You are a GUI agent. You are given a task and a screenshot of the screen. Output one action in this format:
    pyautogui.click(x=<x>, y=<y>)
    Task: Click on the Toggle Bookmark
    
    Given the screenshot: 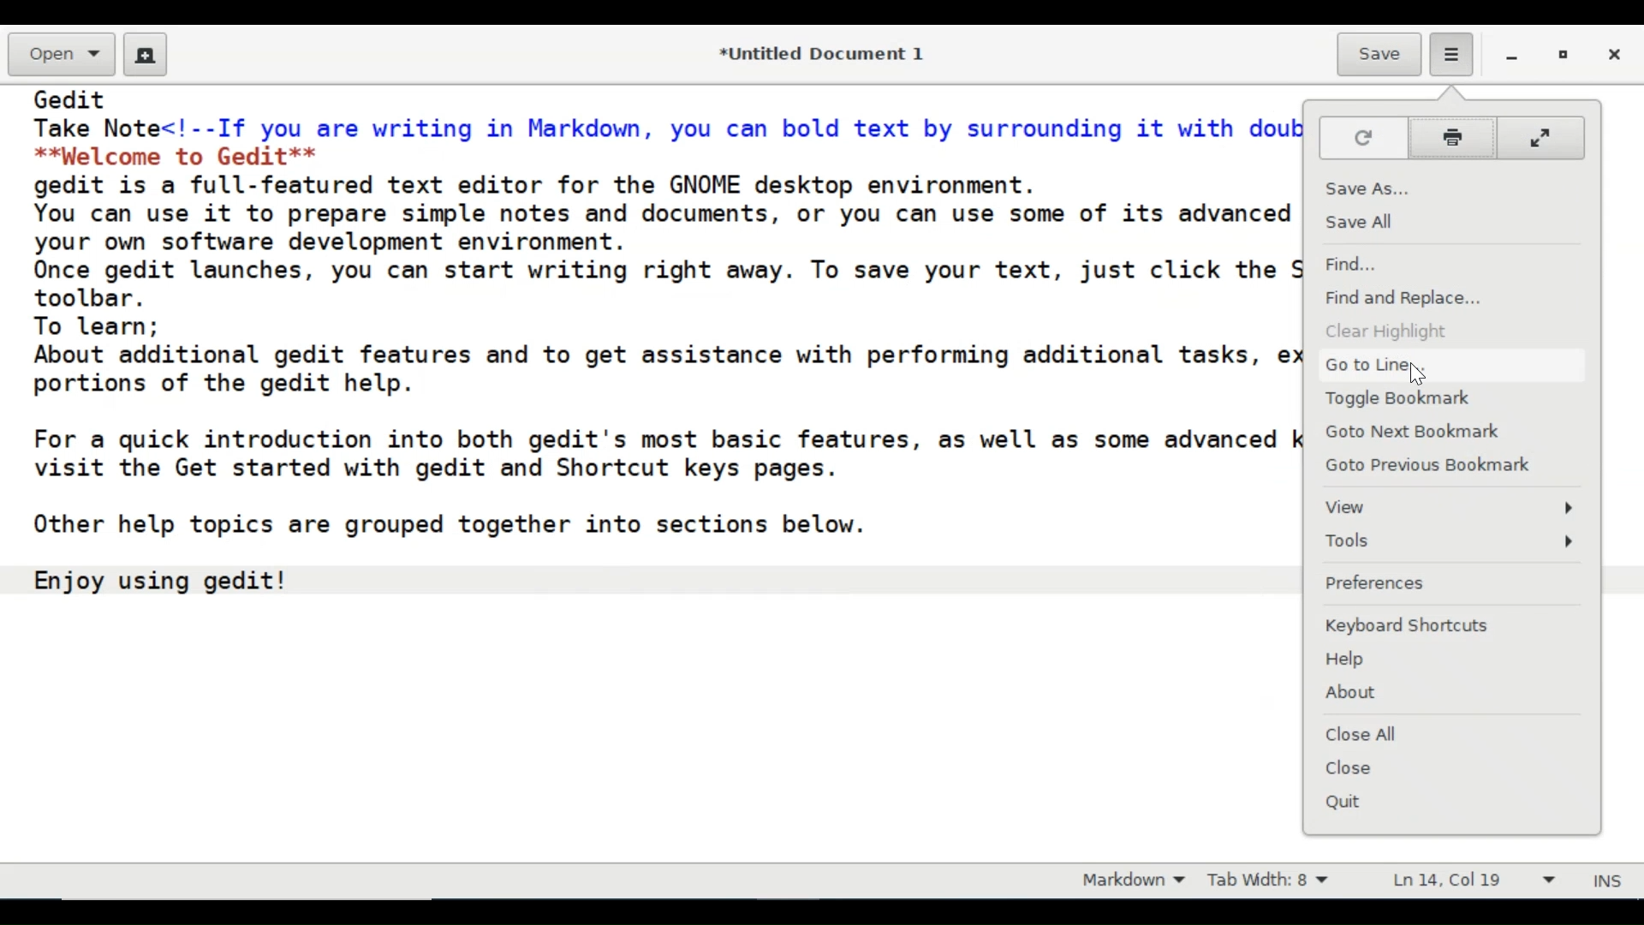 What is the action you would take?
    pyautogui.click(x=1406, y=397)
    